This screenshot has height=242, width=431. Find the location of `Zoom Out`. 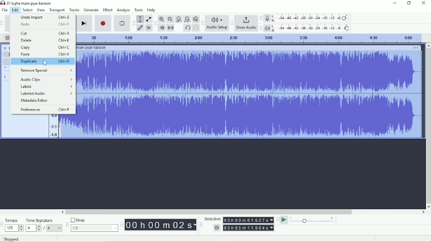

Zoom Out is located at coordinates (170, 19).